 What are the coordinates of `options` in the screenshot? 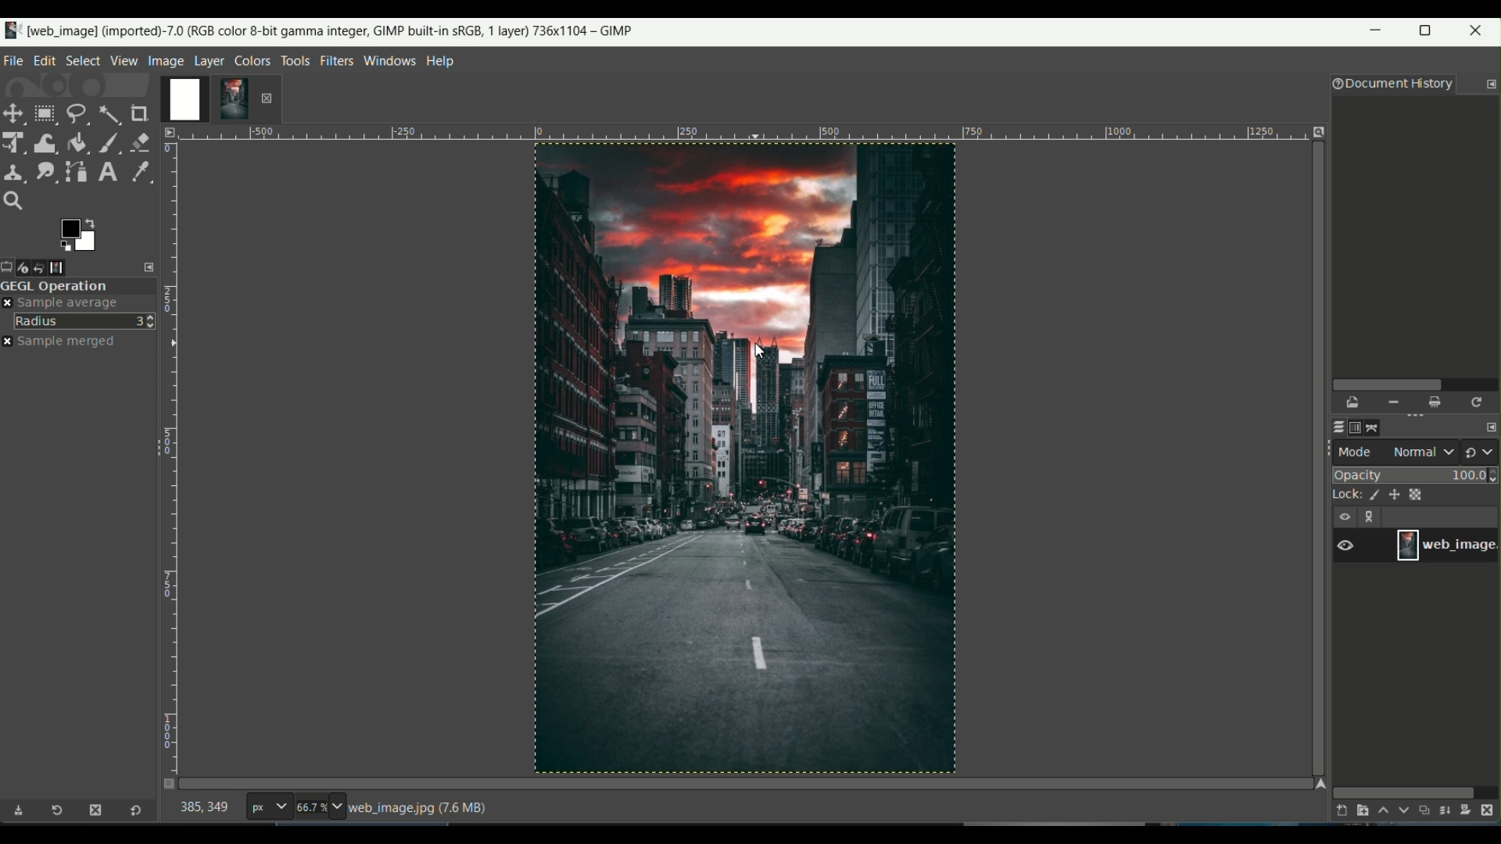 It's located at (1373, 518).